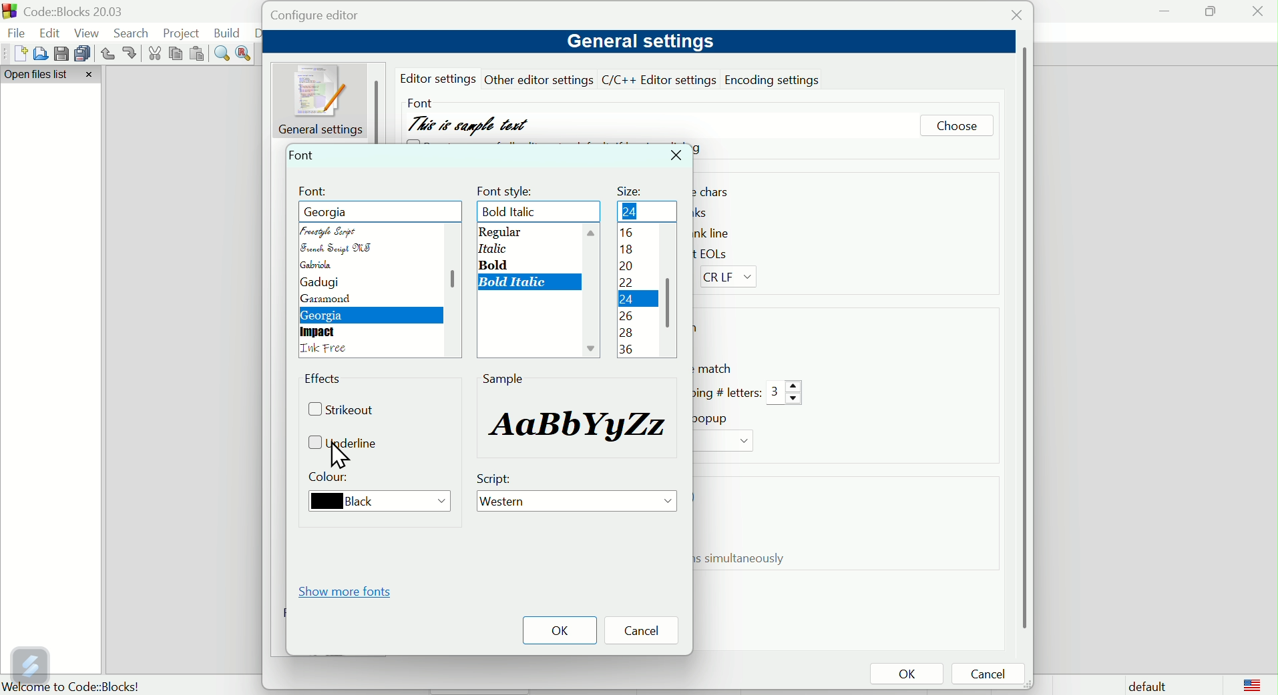  Describe the element at coordinates (638, 42) in the screenshot. I see `General settings` at that location.